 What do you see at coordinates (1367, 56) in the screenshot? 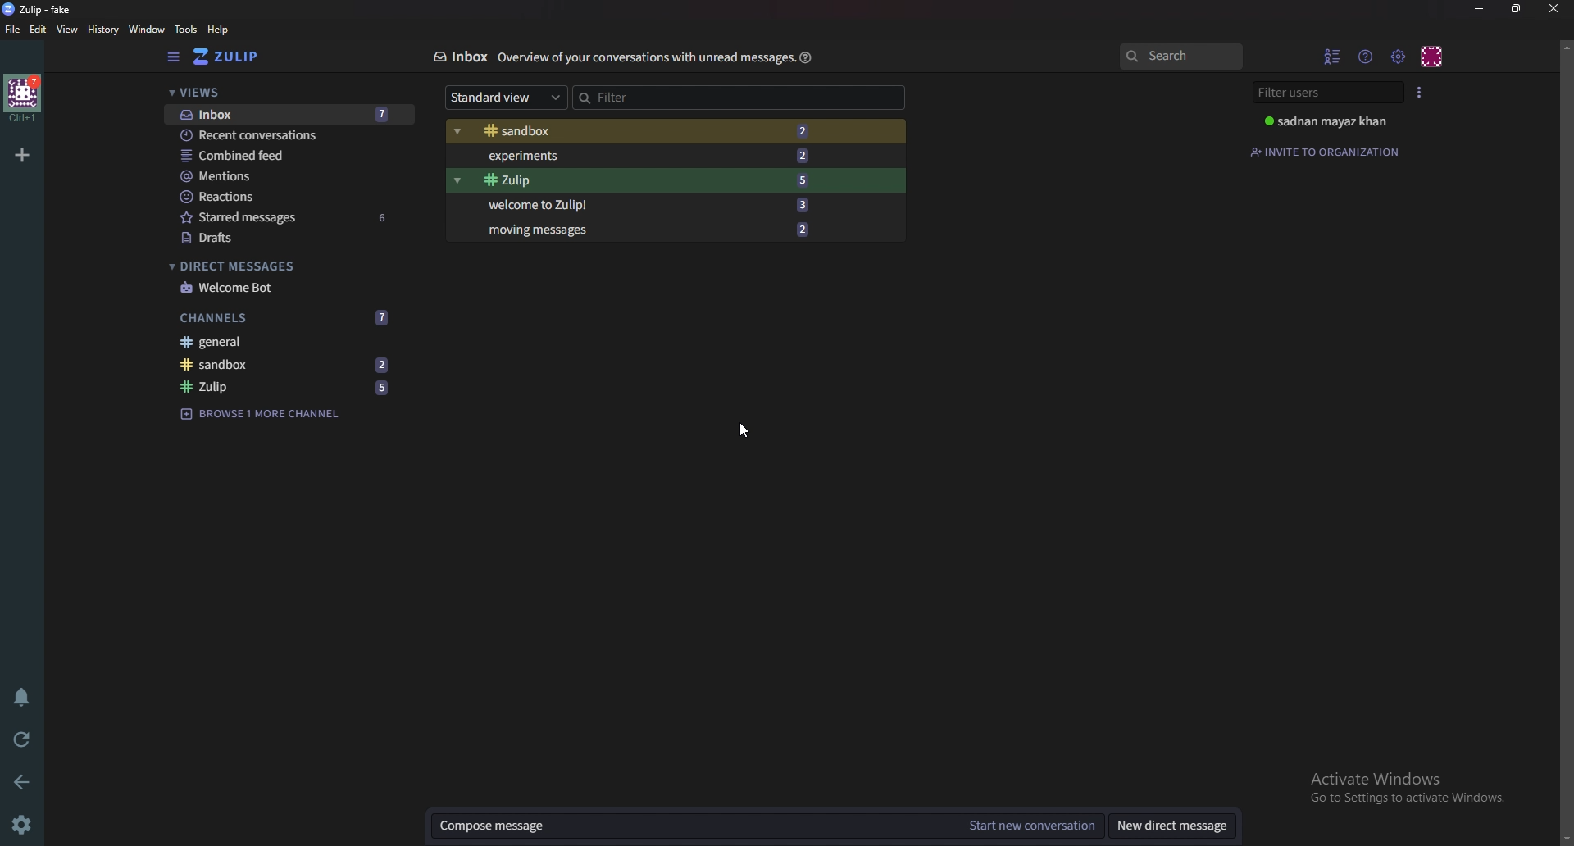
I see `Help menu` at bounding box center [1367, 56].